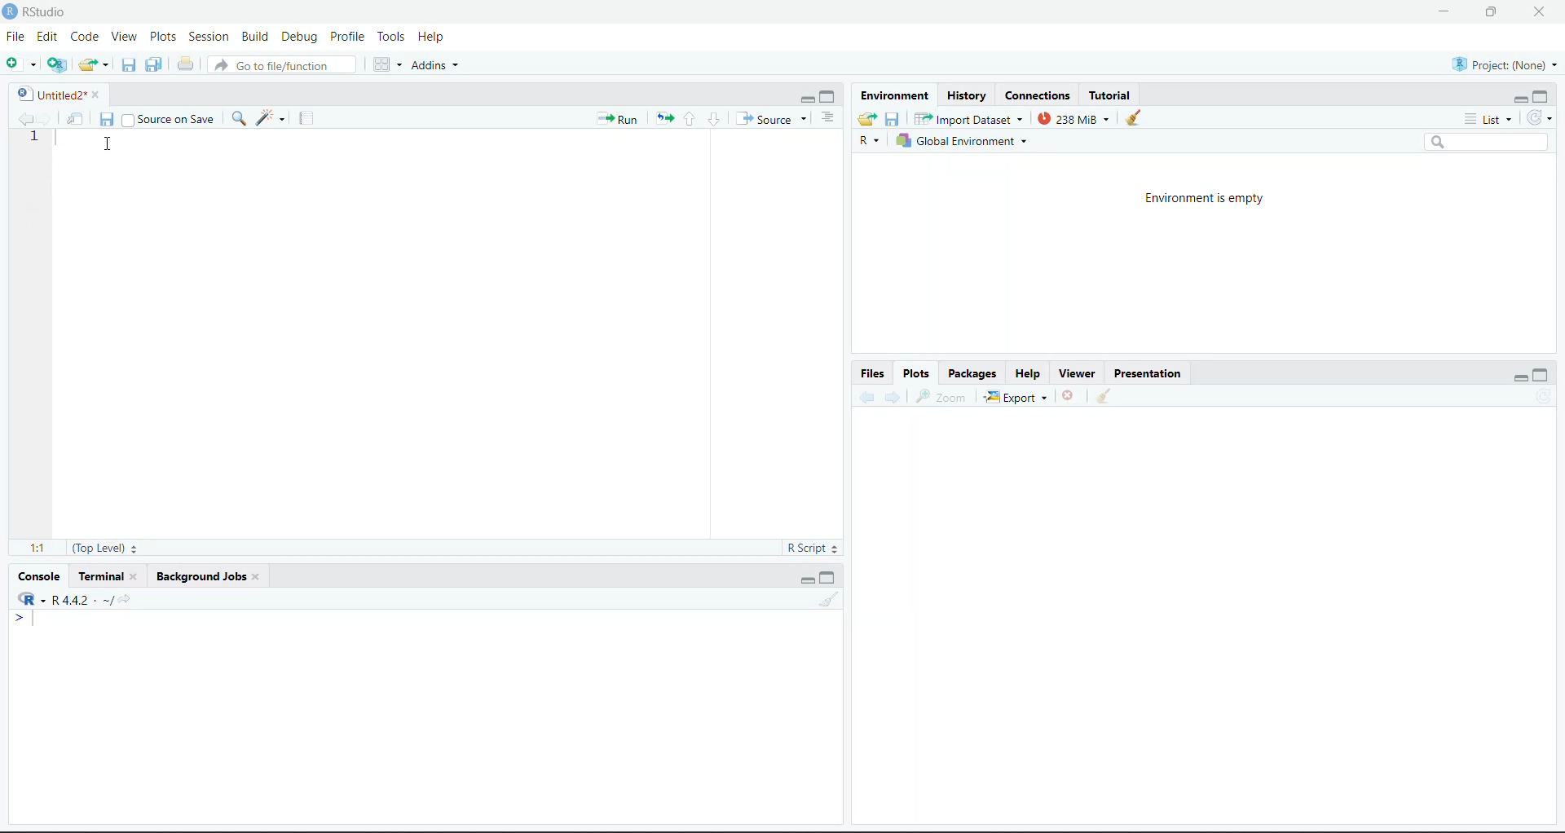 The height and width of the screenshot is (833, 1565). I want to click on Help, so click(432, 37).